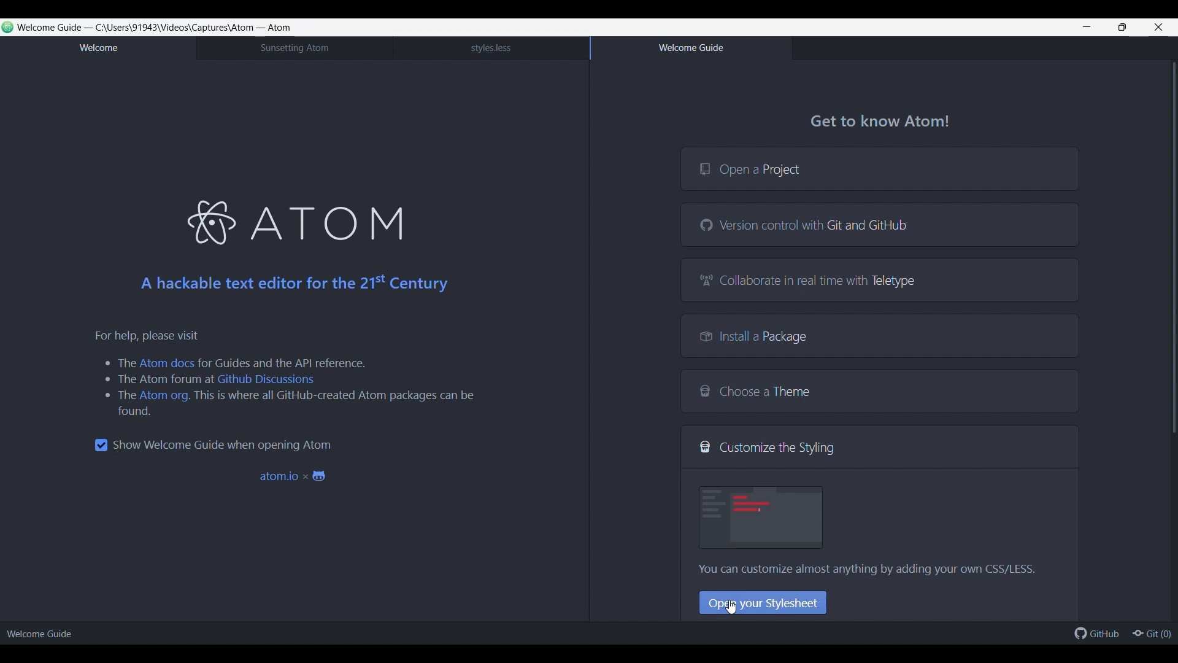 The image size is (1178, 663). I want to click on atom.io x &9, so click(299, 479).